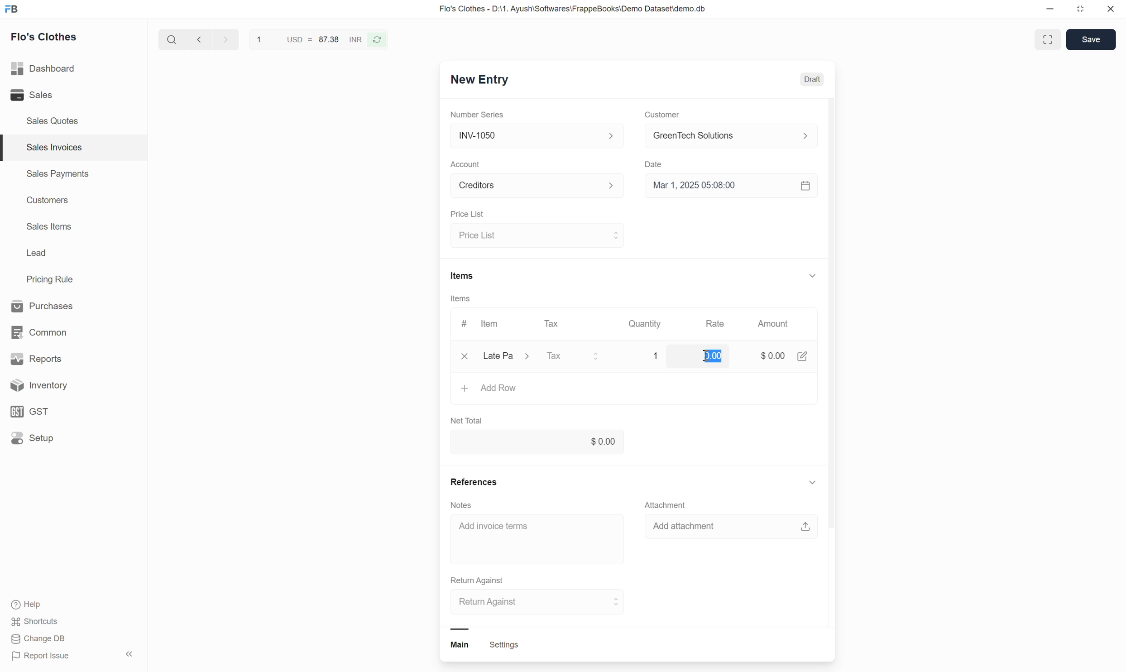 The height and width of the screenshot is (672, 1126). Describe the element at coordinates (731, 189) in the screenshot. I see `Select date ` at that location.